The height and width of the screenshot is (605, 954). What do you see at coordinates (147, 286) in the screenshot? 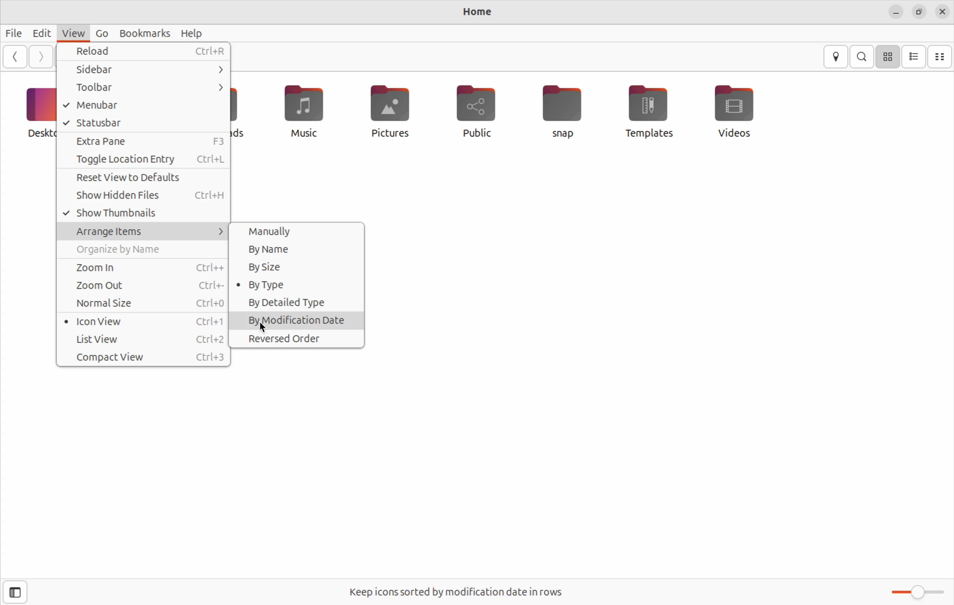
I see `zoom out` at bounding box center [147, 286].